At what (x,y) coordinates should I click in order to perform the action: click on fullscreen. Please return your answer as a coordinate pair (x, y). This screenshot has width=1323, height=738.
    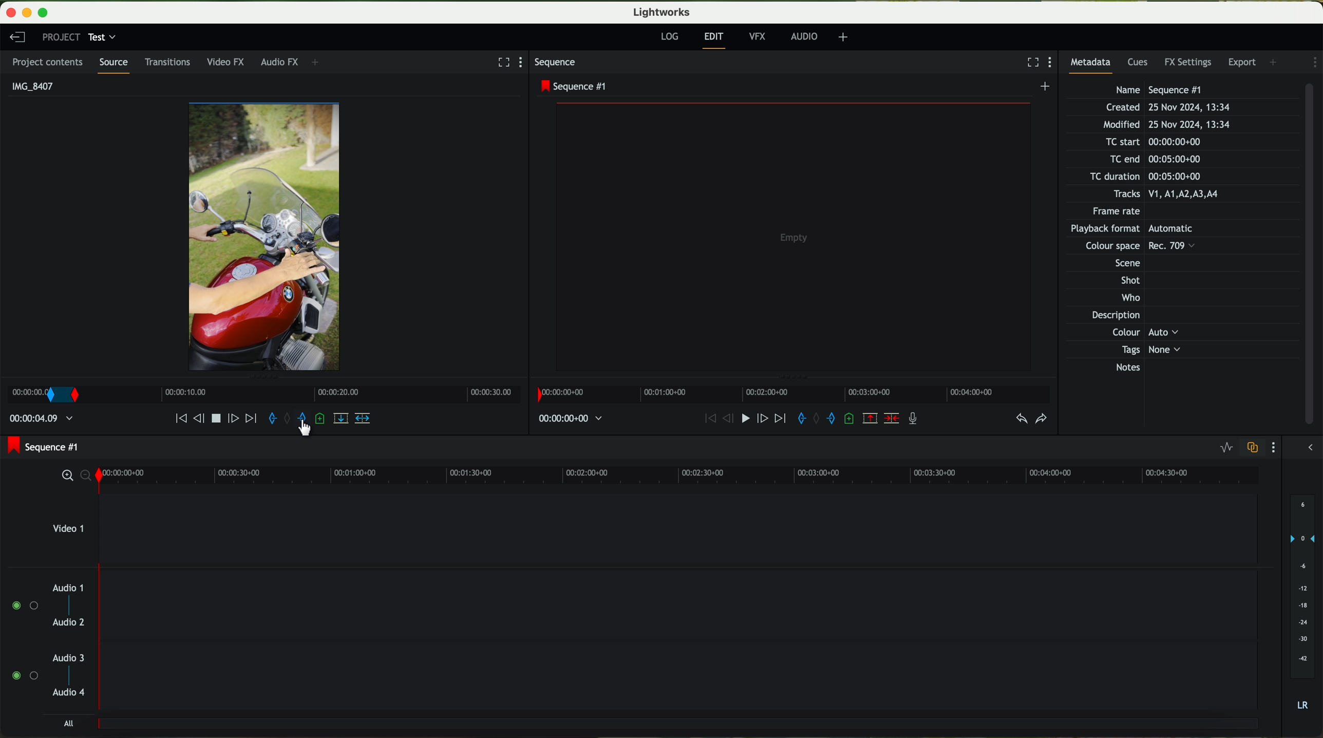
    Looking at the image, I should click on (1029, 62).